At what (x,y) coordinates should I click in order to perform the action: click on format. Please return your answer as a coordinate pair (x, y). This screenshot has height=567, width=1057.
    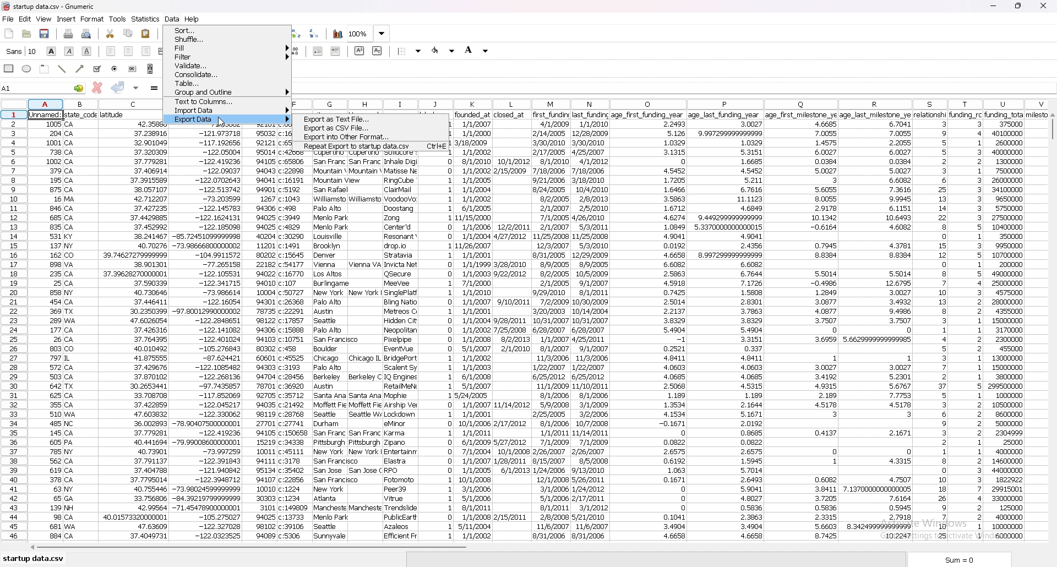
    Looking at the image, I should click on (93, 19).